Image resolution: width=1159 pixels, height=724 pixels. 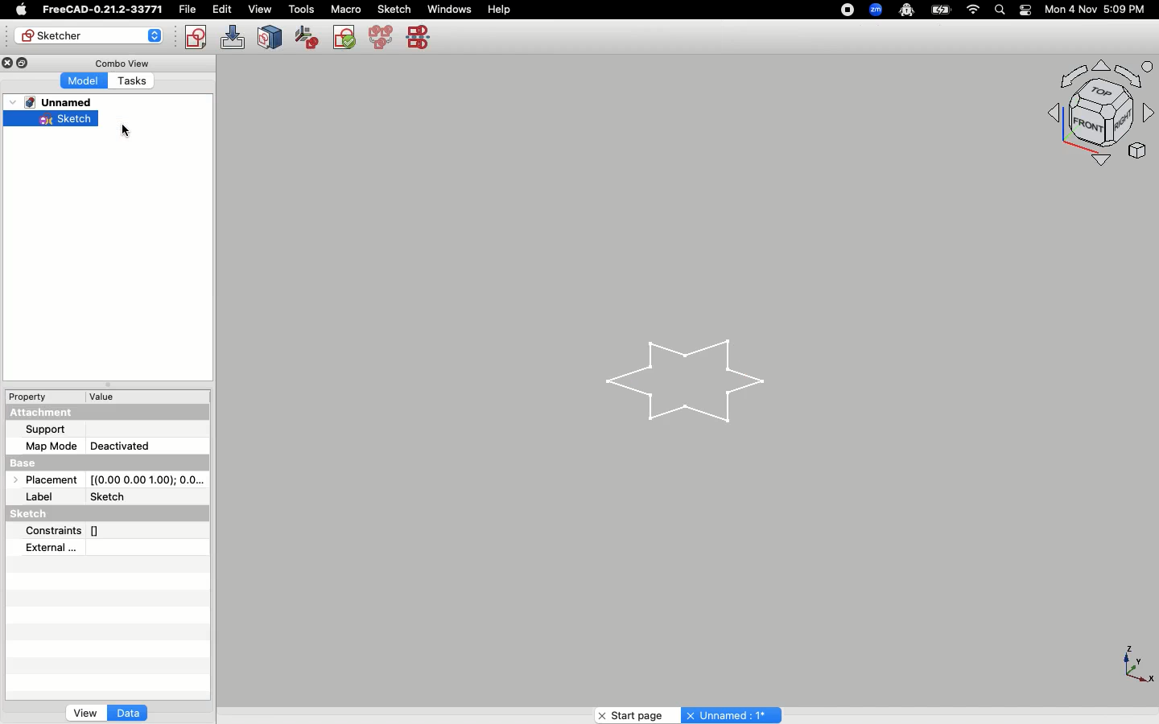 What do you see at coordinates (1083, 119) in the screenshot?
I see `Orthographic projection` at bounding box center [1083, 119].